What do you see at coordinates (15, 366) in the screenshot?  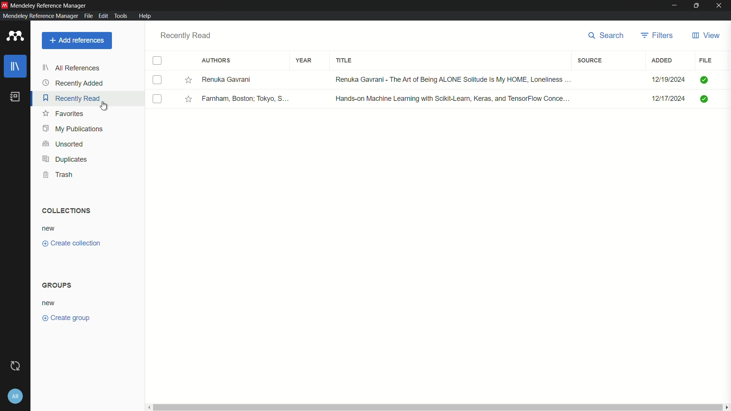 I see `sync` at bounding box center [15, 366].